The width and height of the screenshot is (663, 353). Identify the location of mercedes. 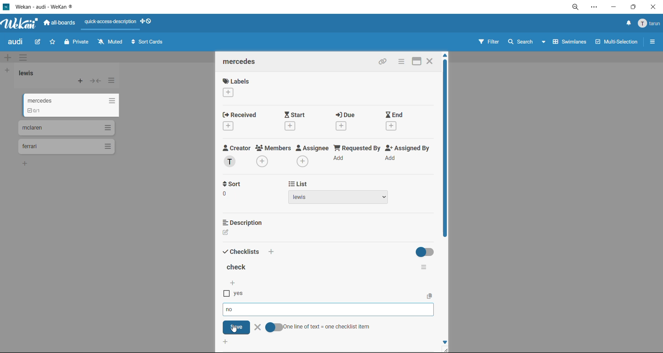
(73, 100).